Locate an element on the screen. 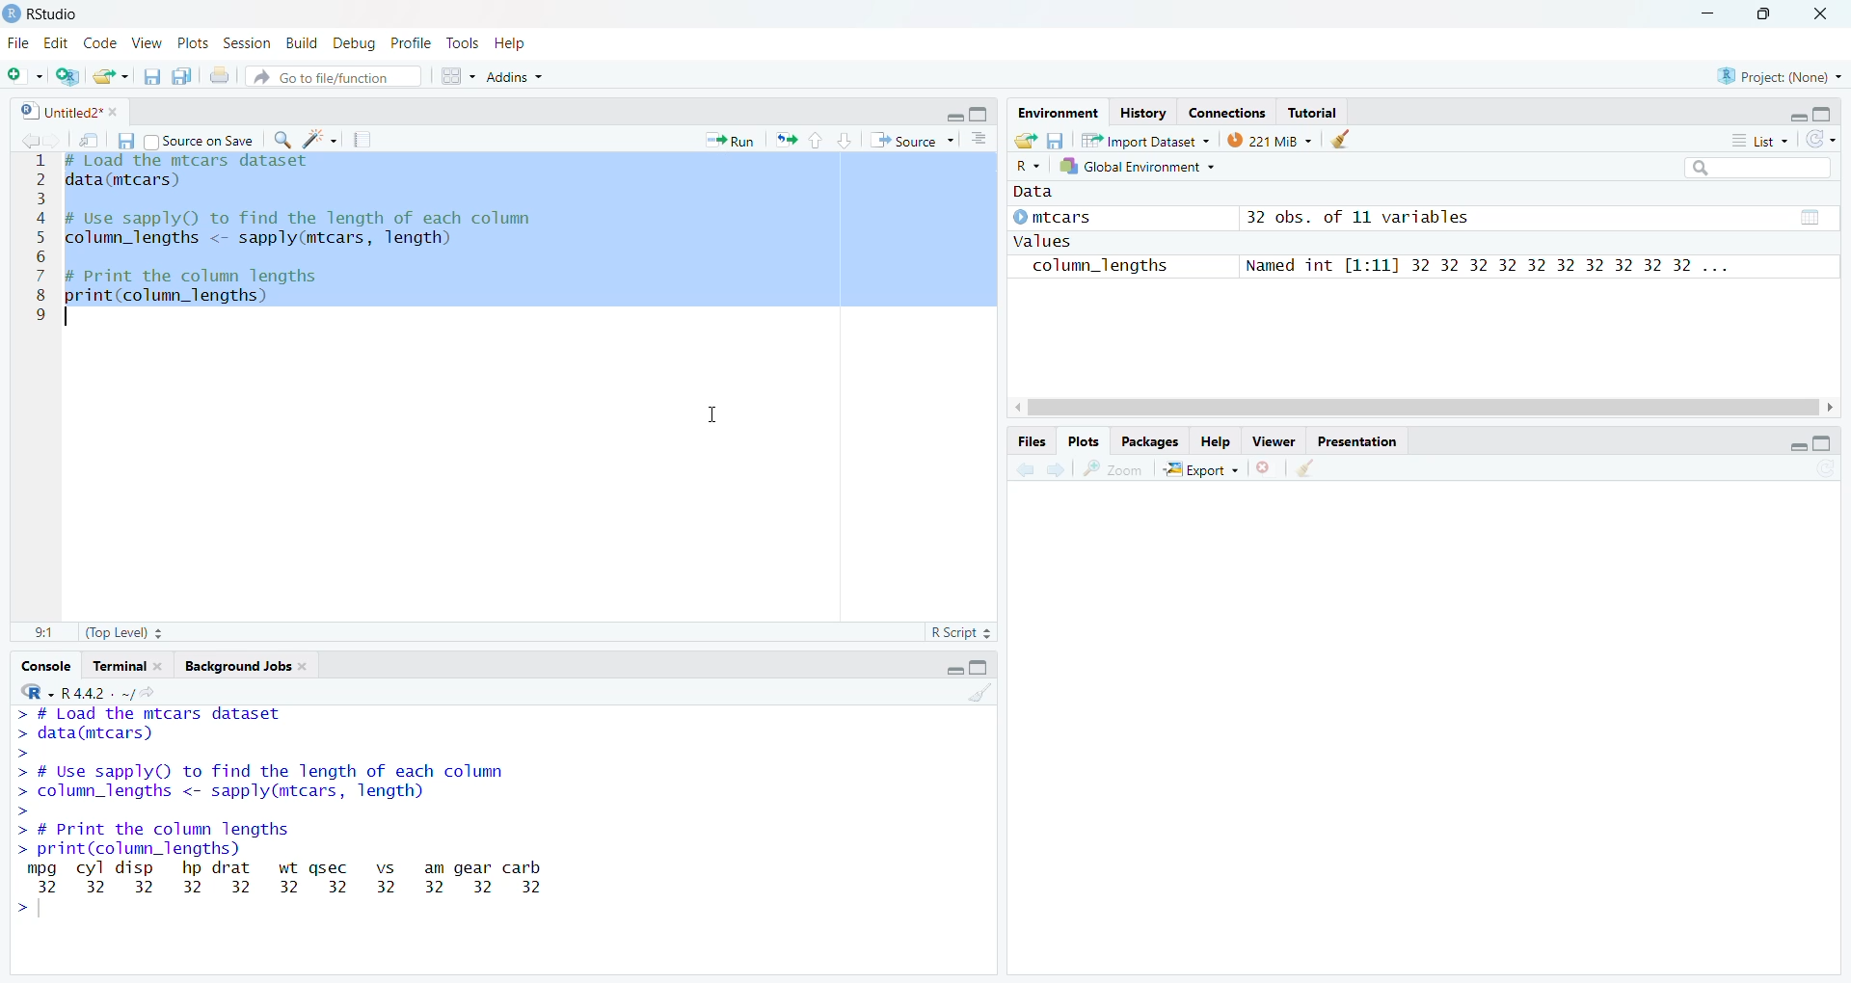 This screenshot has width=1851, height=983. Remove Selected is located at coordinates (1267, 467).